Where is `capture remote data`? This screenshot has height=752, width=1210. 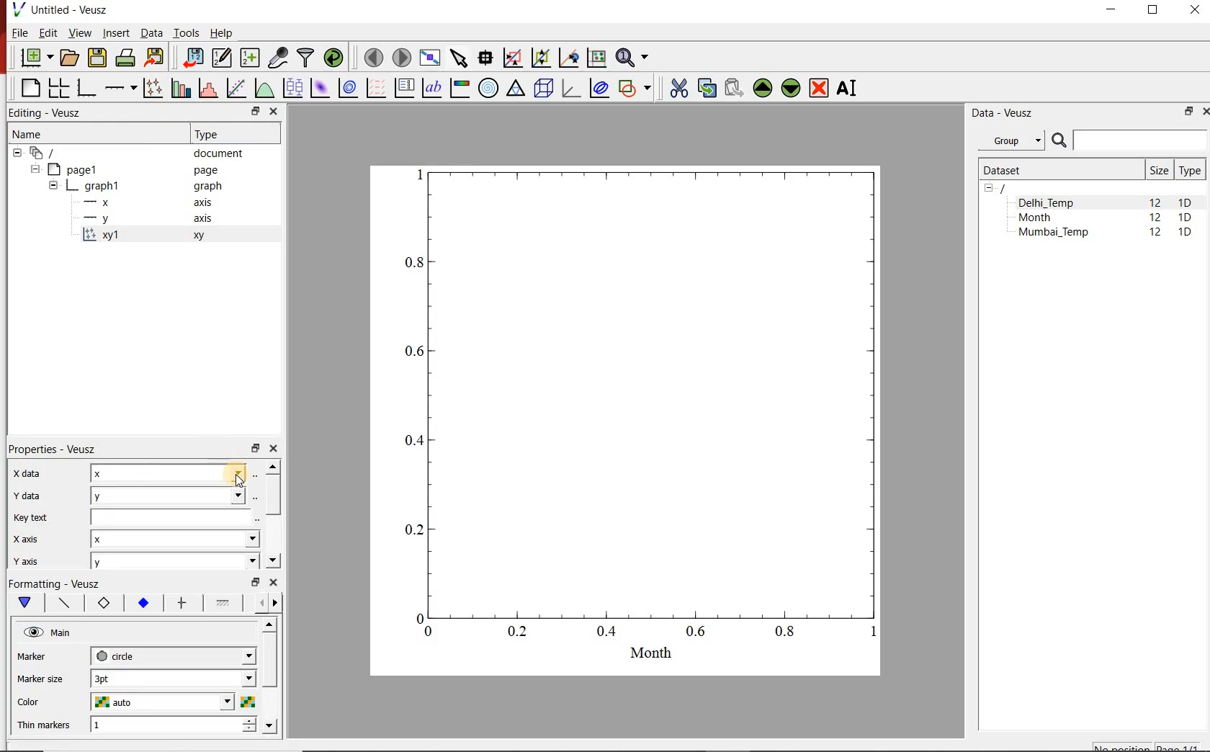
capture remote data is located at coordinates (279, 58).